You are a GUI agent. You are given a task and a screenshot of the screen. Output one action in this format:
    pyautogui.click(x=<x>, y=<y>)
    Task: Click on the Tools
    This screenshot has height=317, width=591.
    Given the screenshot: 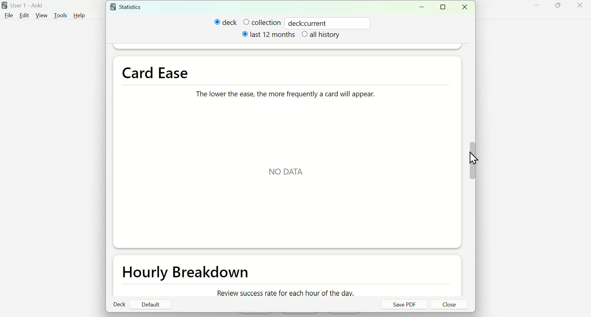 What is the action you would take?
    pyautogui.click(x=59, y=14)
    